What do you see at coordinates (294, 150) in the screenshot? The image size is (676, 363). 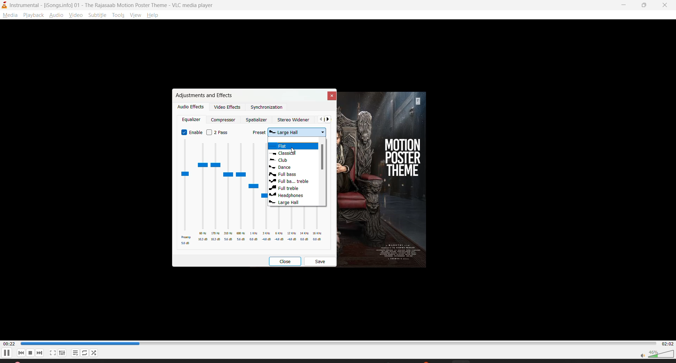 I see `Cursor` at bounding box center [294, 150].